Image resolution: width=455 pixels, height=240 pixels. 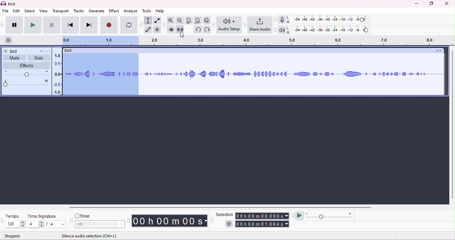 What do you see at coordinates (198, 30) in the screenshot?
I see `undo` at bounding box center [198, 30].